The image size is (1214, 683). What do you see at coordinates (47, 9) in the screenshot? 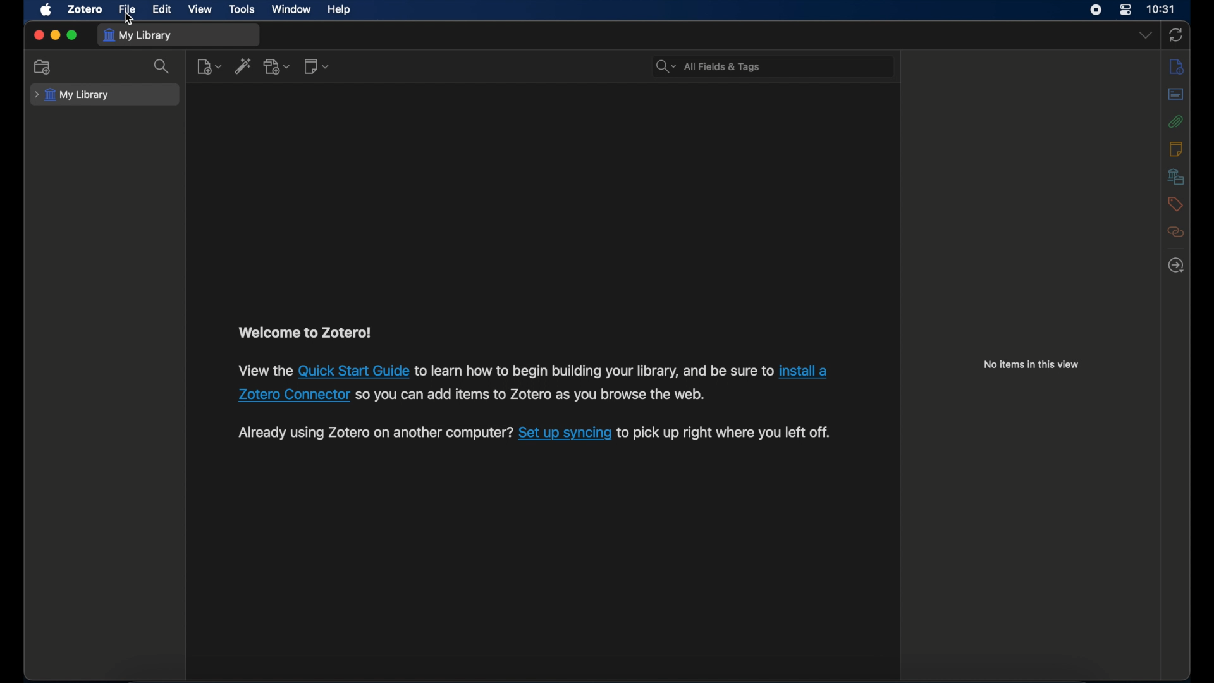
I see `apple` at bounding box center [47, 9].